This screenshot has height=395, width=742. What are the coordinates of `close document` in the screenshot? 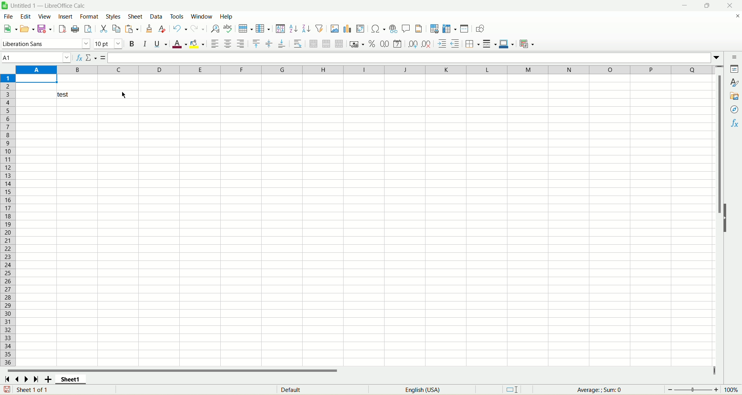 It's located at (737, 16).